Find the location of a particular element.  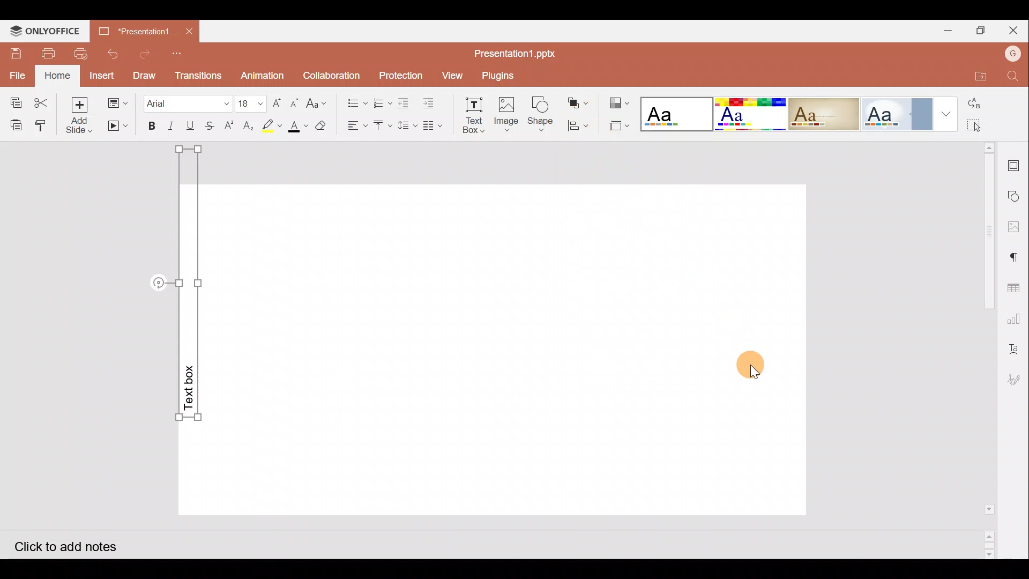

Slide settings is located at coordinates (1017, 164).